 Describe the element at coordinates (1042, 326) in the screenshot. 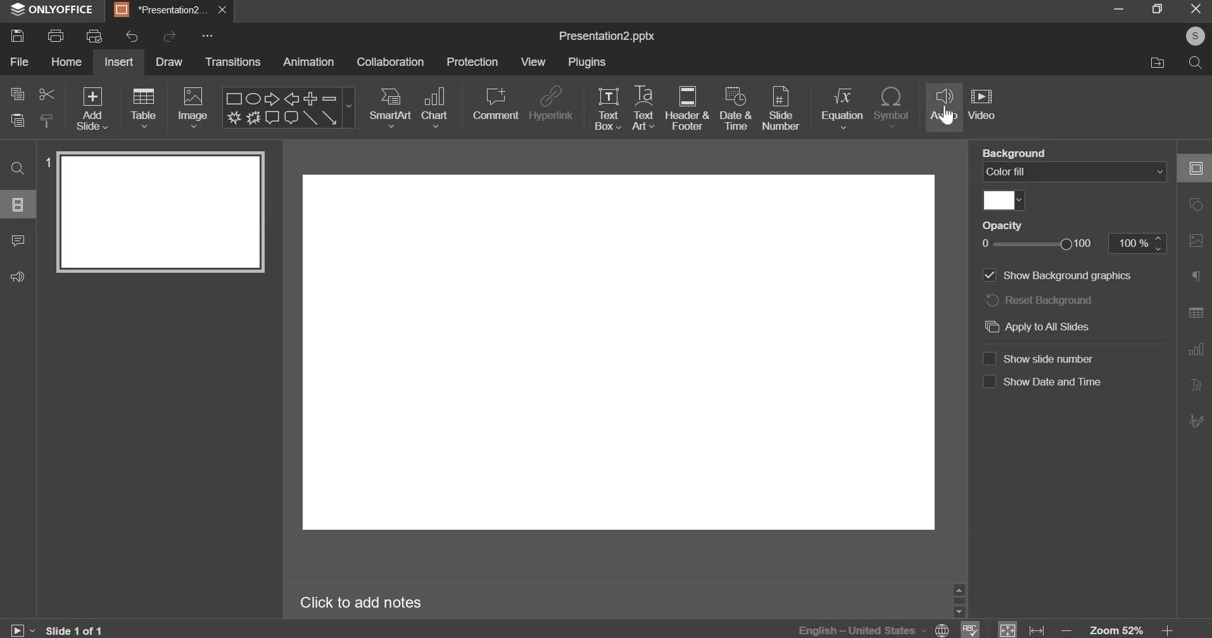

I see `apply to all slides` at that location.